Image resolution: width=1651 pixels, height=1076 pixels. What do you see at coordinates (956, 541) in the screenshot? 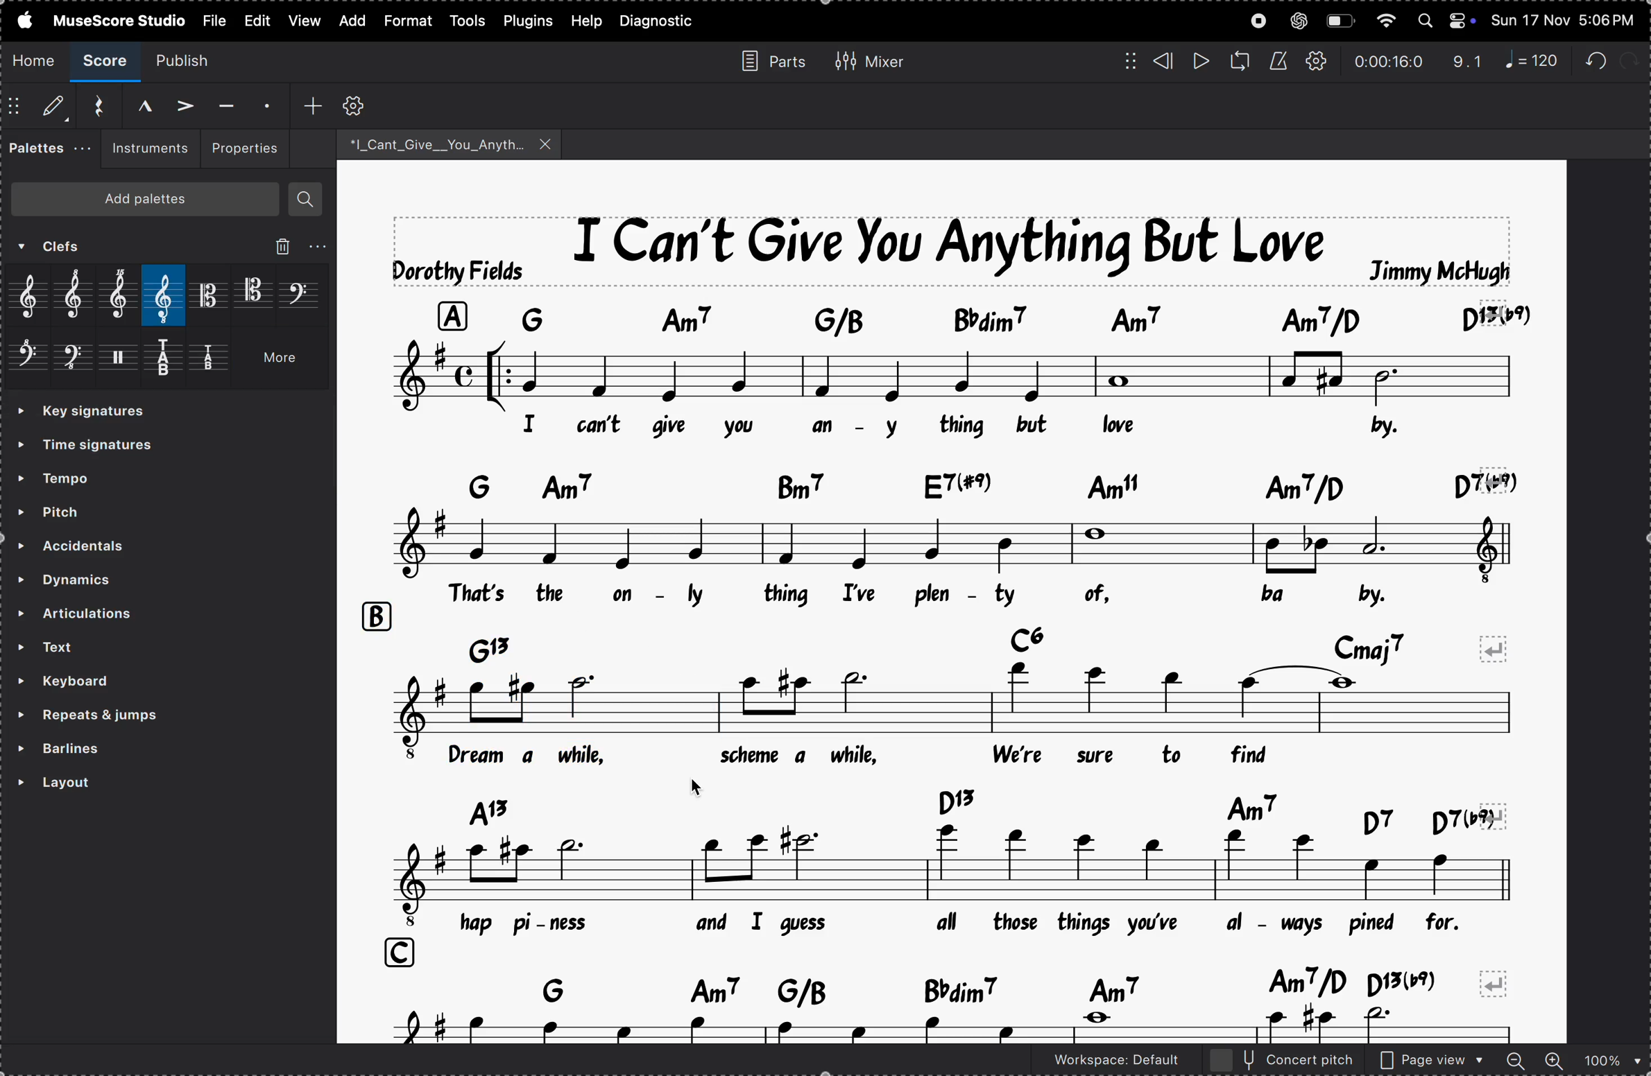
I see `notes` at bounding box center [956, 541].